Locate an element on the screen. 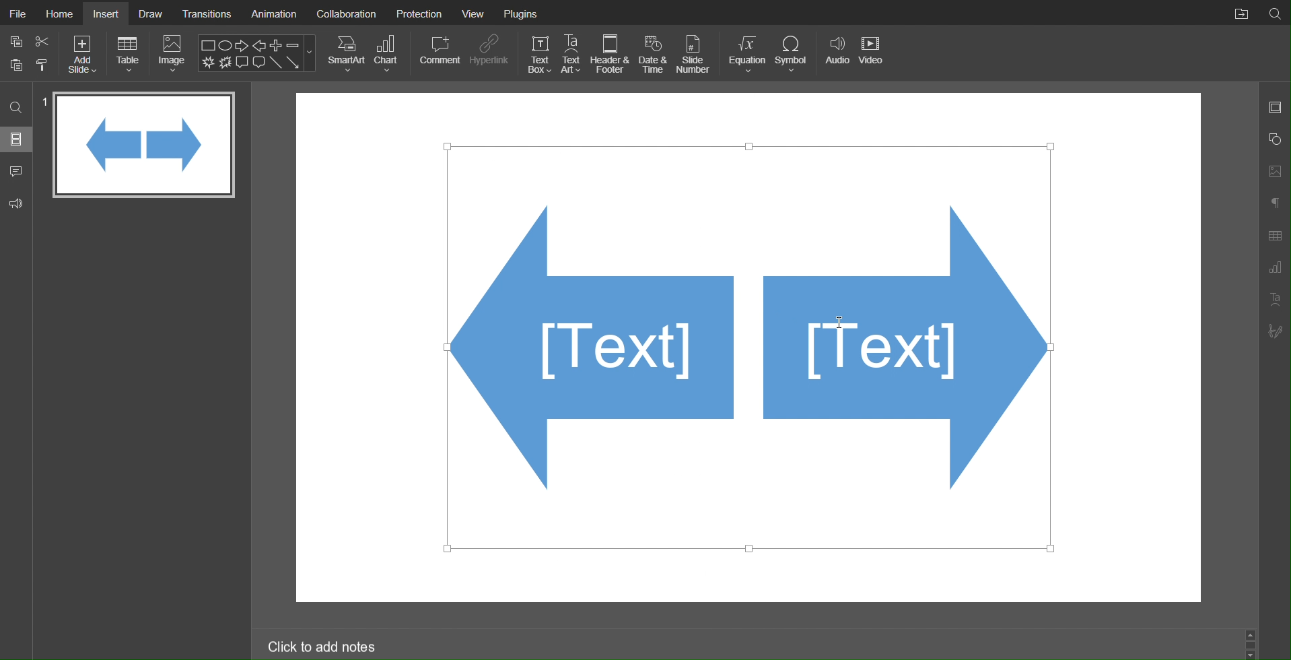 This screenshot has height=660, width=1291. Animation is located at coordinates (273, 12).